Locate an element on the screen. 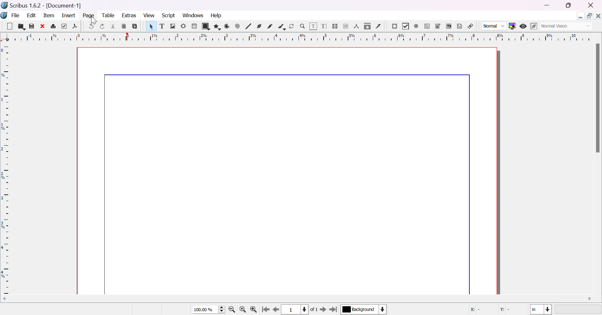  close is located at coordinates (43, 26).